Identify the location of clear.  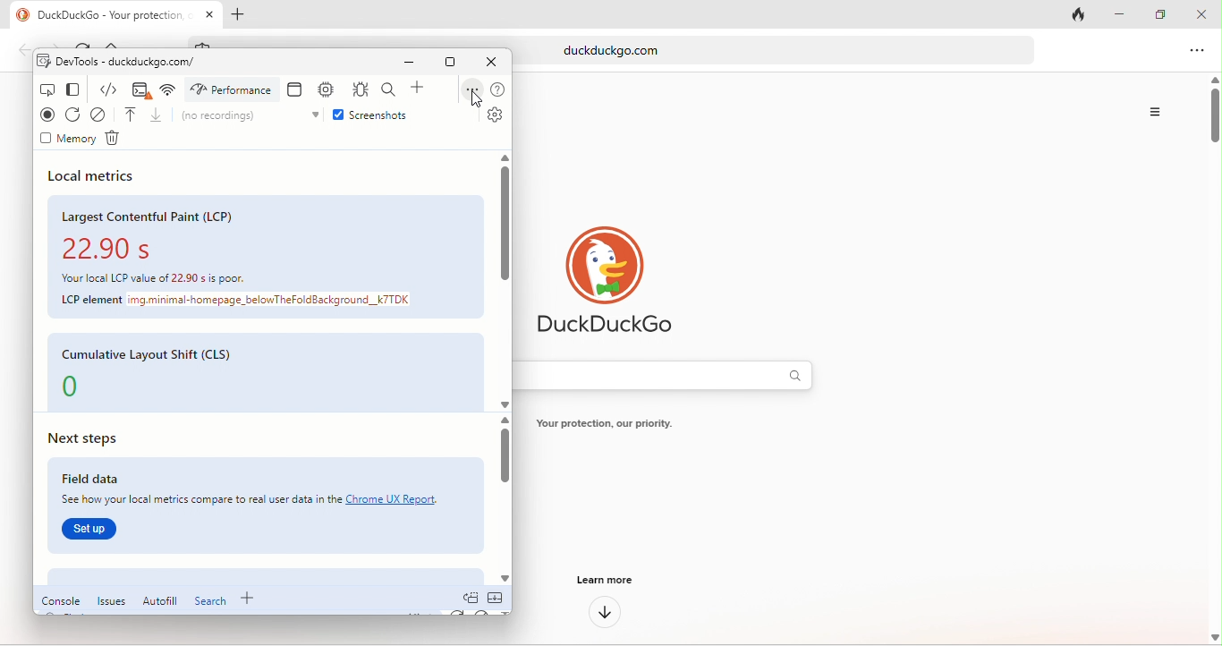
(101, 115).